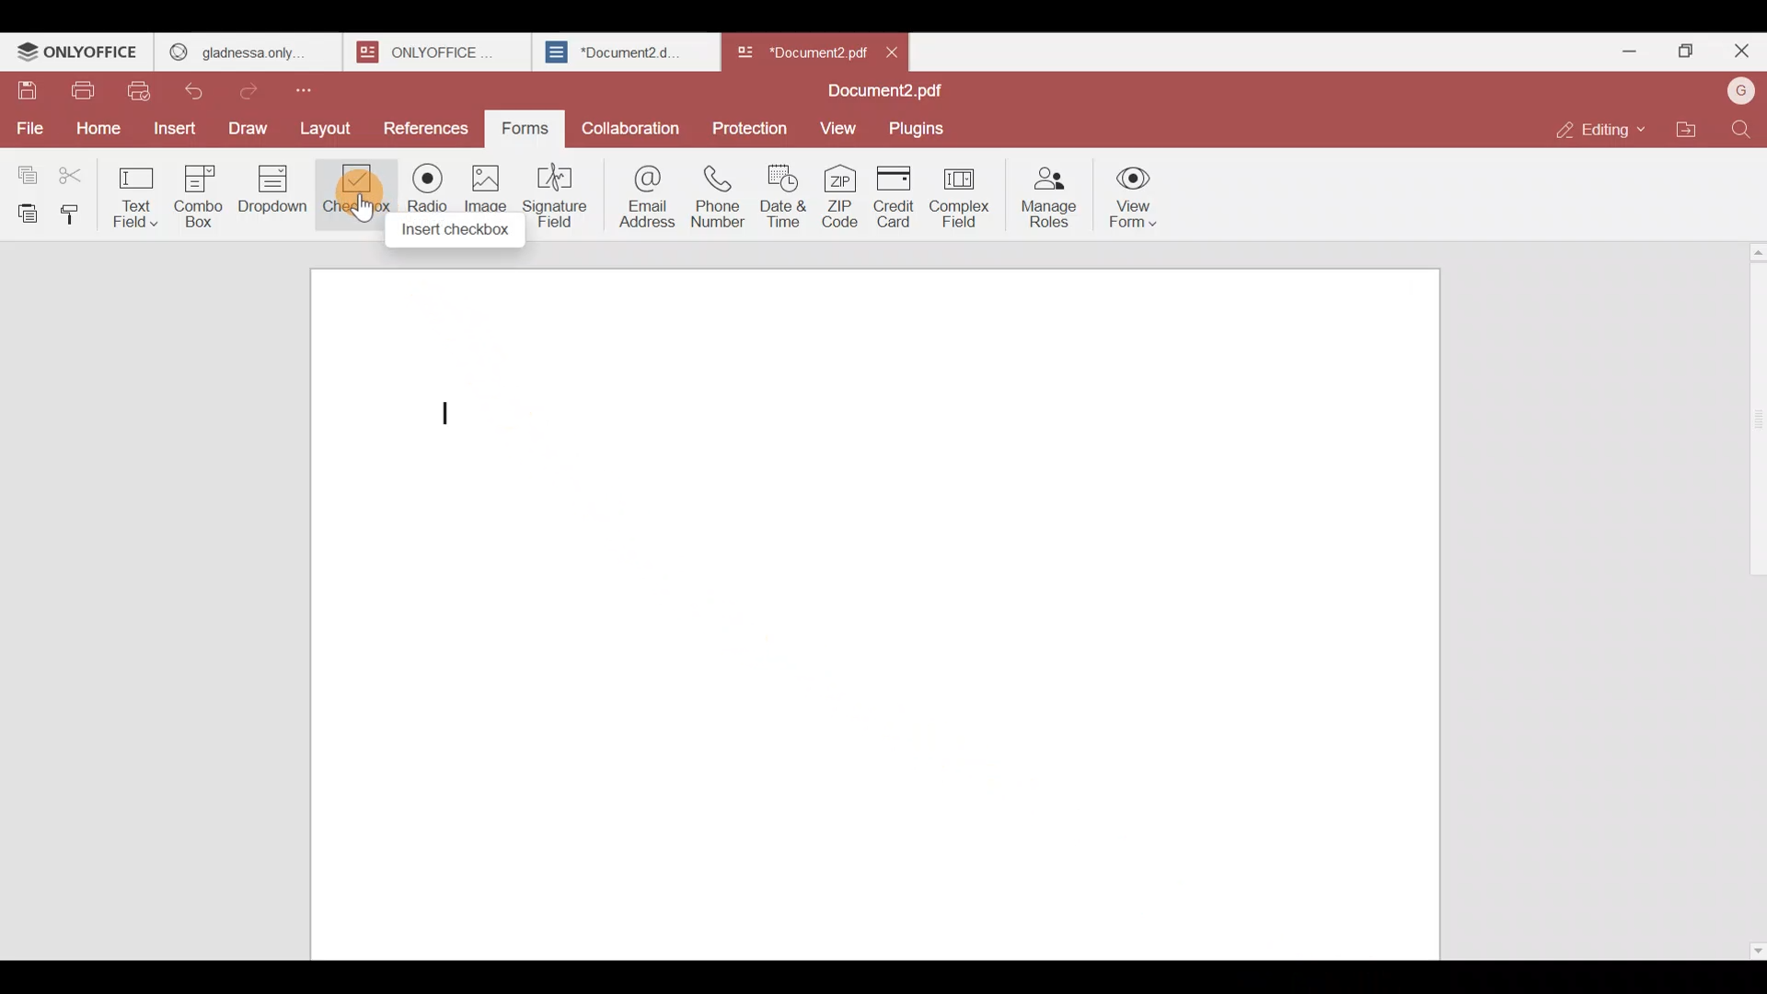 The height and width of the screenshot is (994, 1767). What do you see at coordinates (79, 171) in the screenshot?
I see `Cut` at bounding box center [79, 171].